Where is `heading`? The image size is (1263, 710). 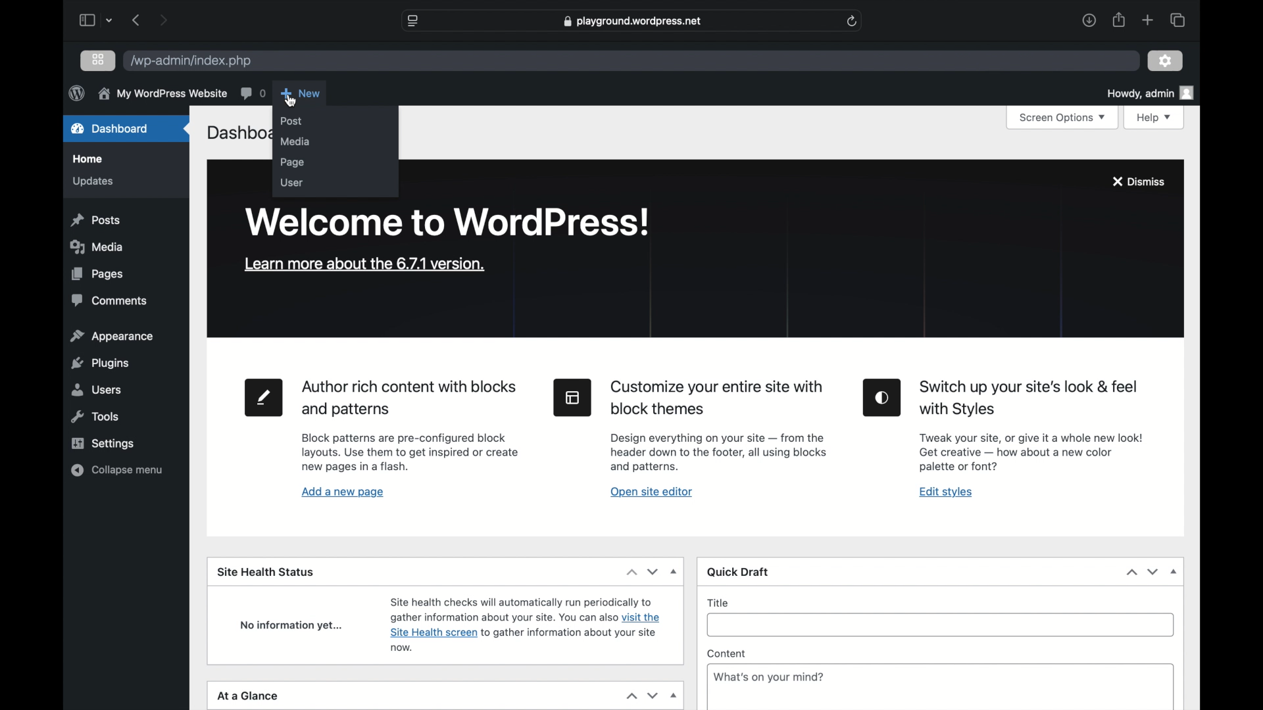
heading is located at coordinates (718, 398).